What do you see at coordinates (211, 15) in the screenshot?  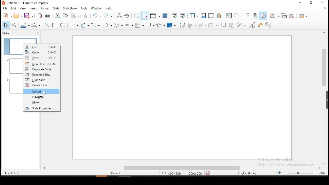 I see `insert video` at bounding box center [211, 15].